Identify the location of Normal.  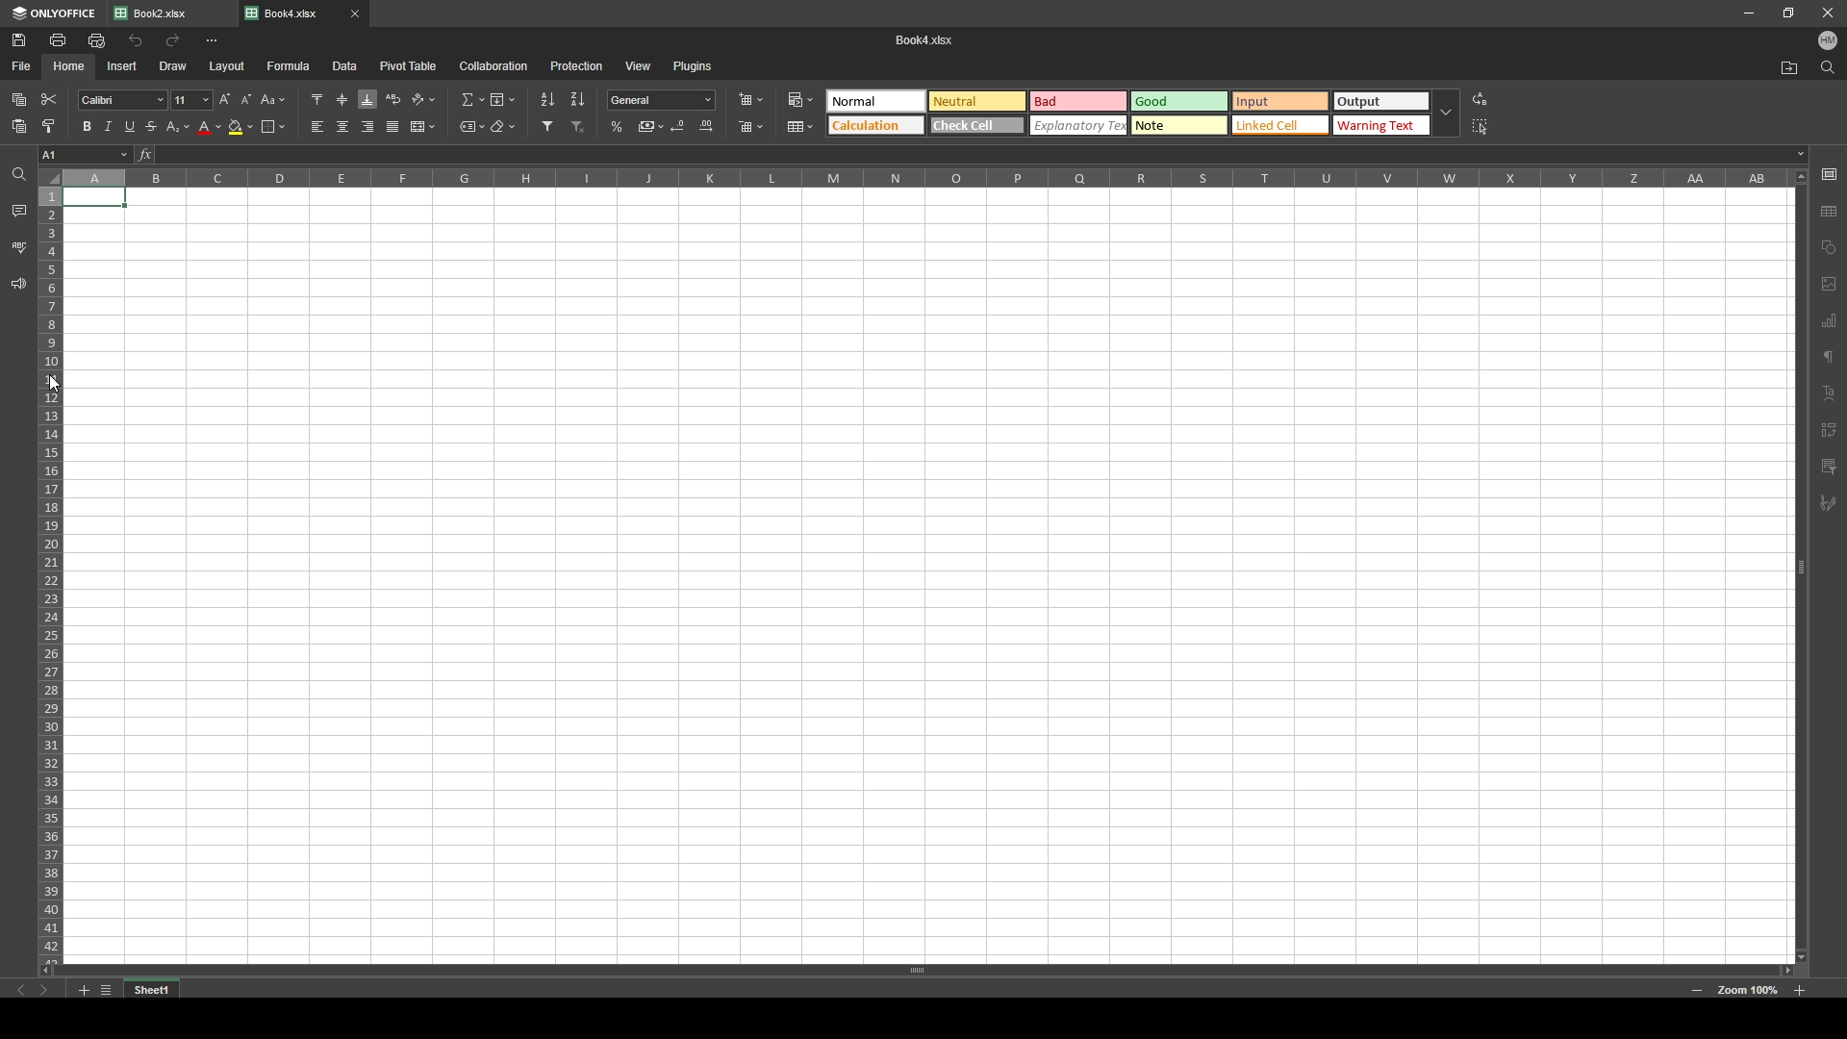
(877, 101).